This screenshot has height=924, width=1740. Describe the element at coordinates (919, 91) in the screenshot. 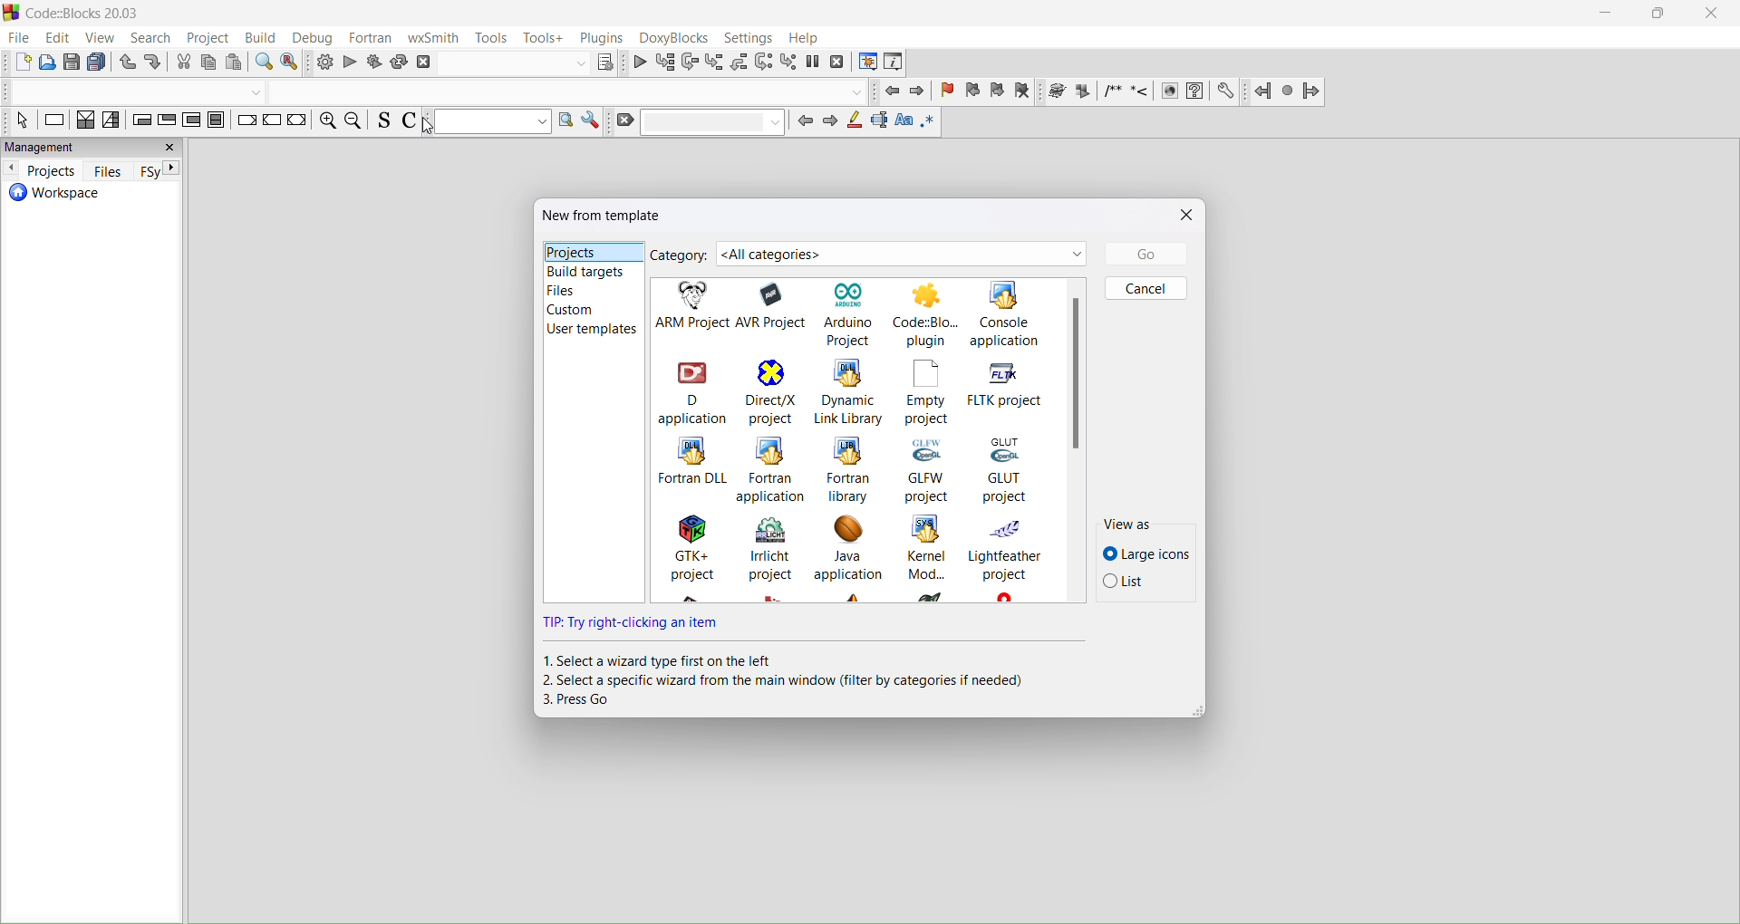

I see `jump forward` at that location.